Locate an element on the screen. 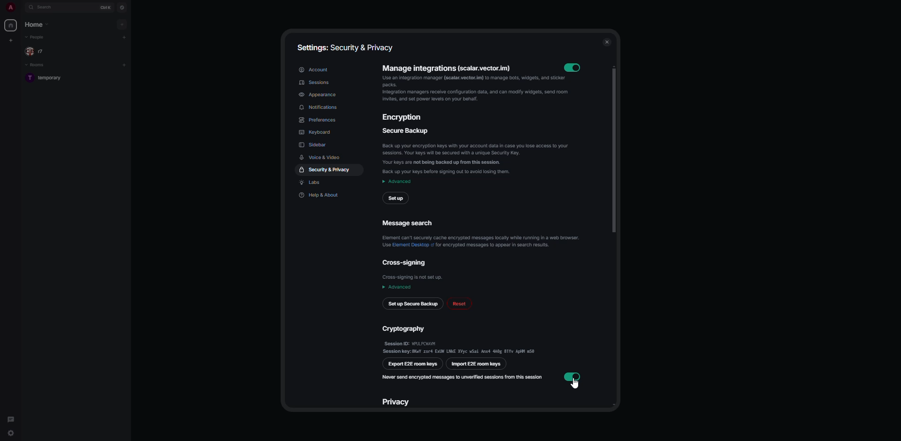  people is located at coordinates (36, 52).